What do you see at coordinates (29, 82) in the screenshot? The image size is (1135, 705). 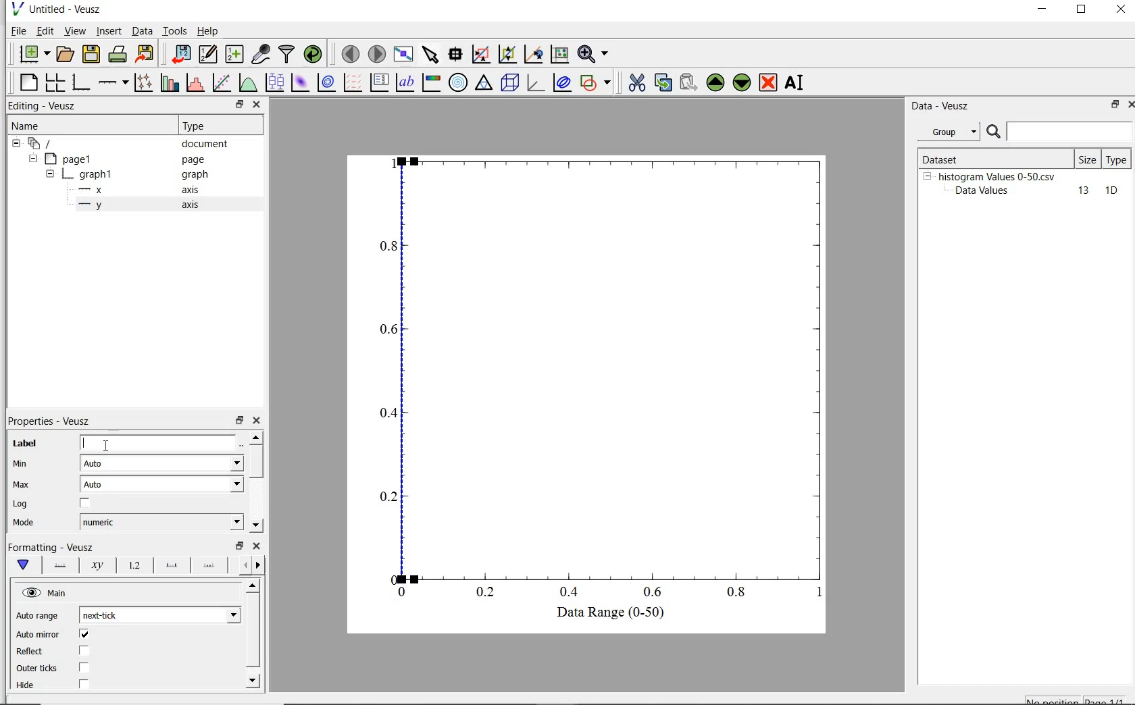 I see `blank page` at bounding box center [29, 82].